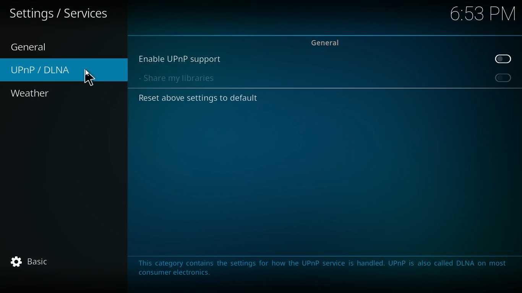  Describe the element at coordinates (199, 98) in the screenshot. I see `Reset Settings to default` at that location.